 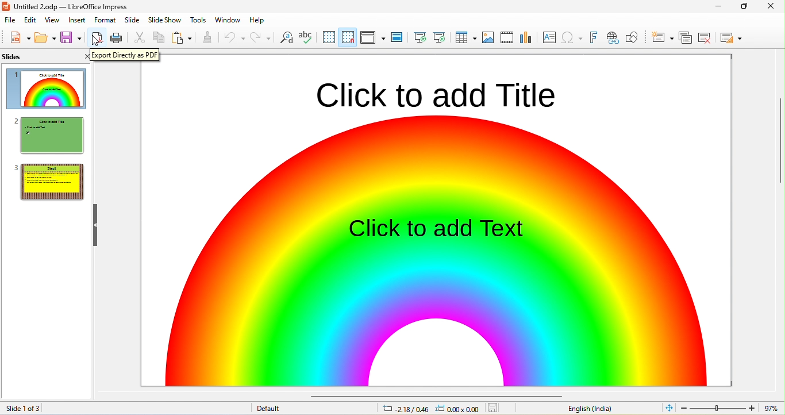 I want to click on insert, so click(x=78, y=21).